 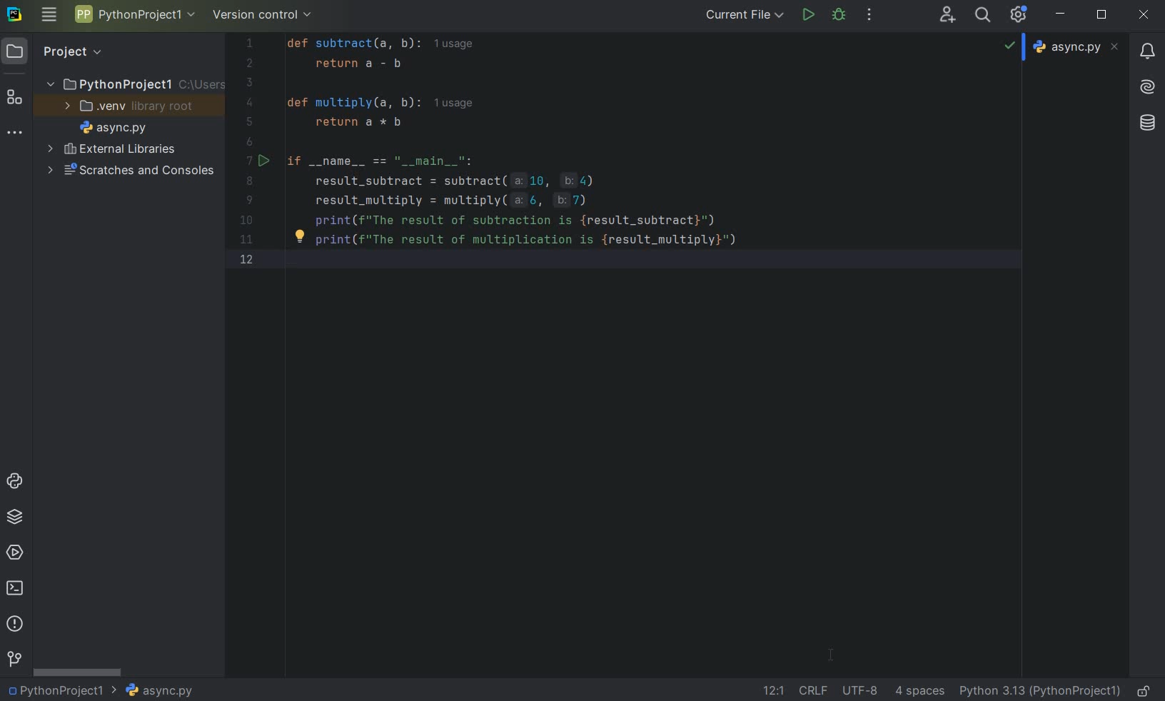 I want to click on search everywhere, so click(x=983, y=16).